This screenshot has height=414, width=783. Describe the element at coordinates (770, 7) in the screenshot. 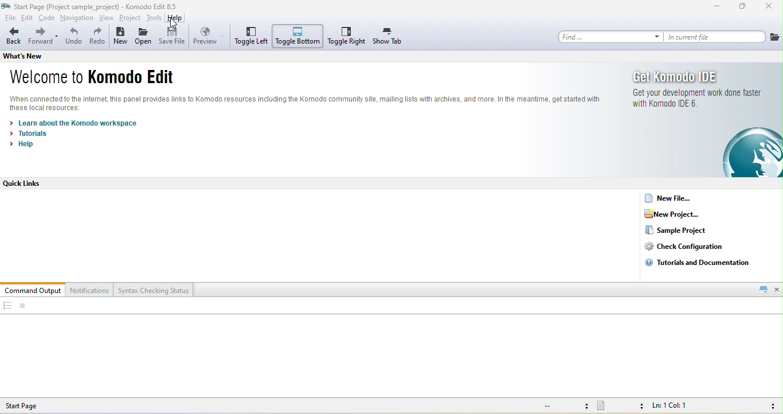

I see `close` at that location.